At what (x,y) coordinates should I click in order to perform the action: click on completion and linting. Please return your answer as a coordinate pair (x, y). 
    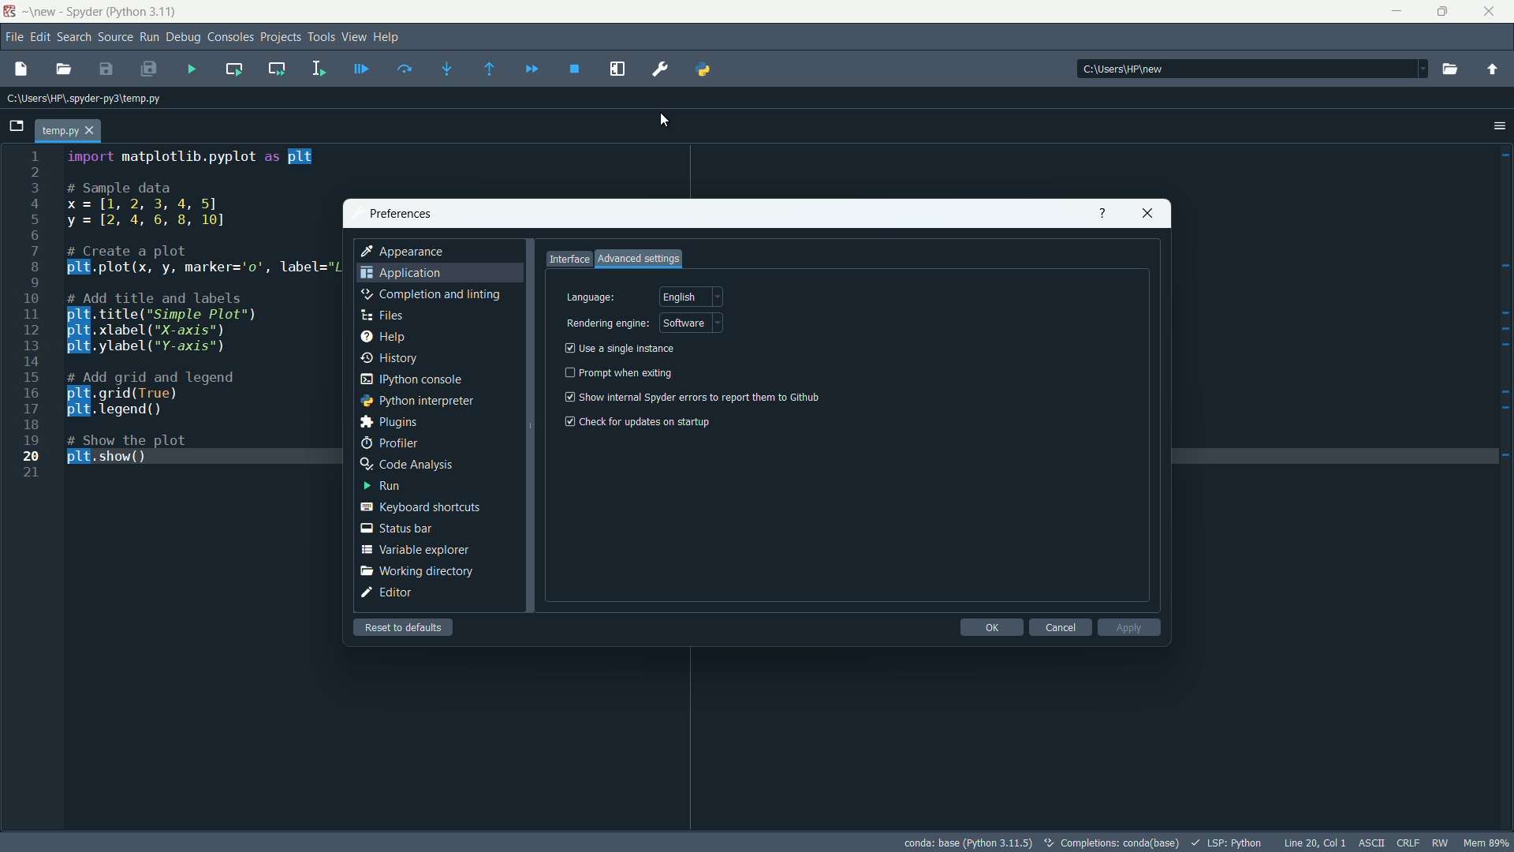
    Looking at the image, I should click on (430, 294).